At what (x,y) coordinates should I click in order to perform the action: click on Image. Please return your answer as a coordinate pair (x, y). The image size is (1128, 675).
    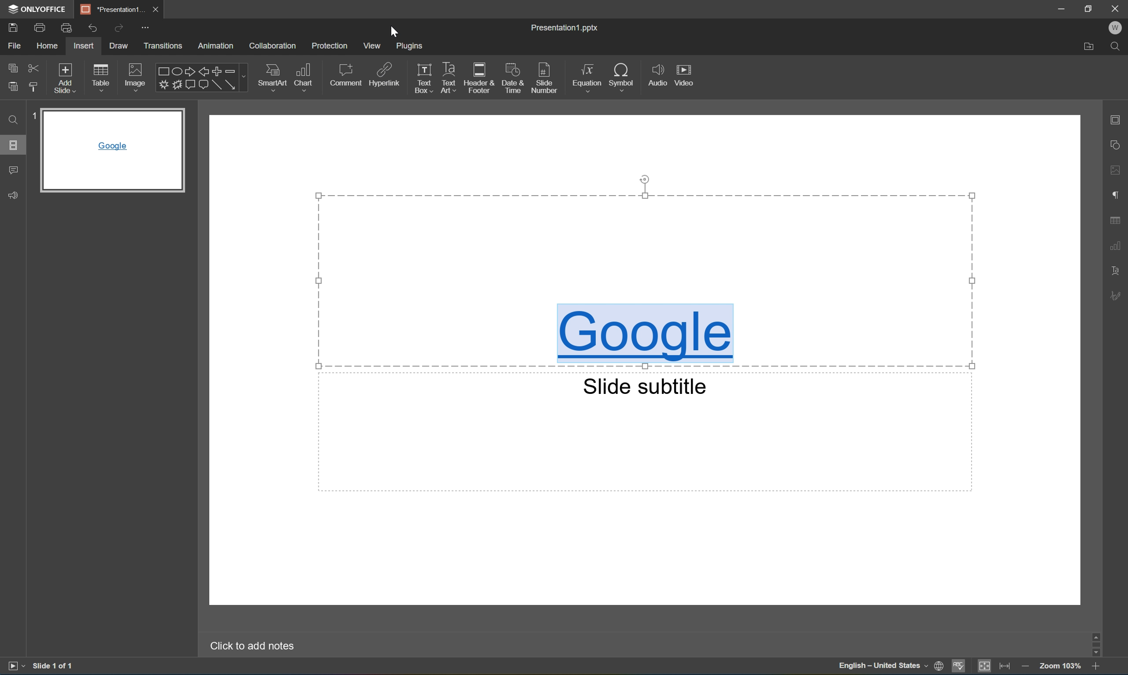
    Looking at the image, I should click on (136, 77).